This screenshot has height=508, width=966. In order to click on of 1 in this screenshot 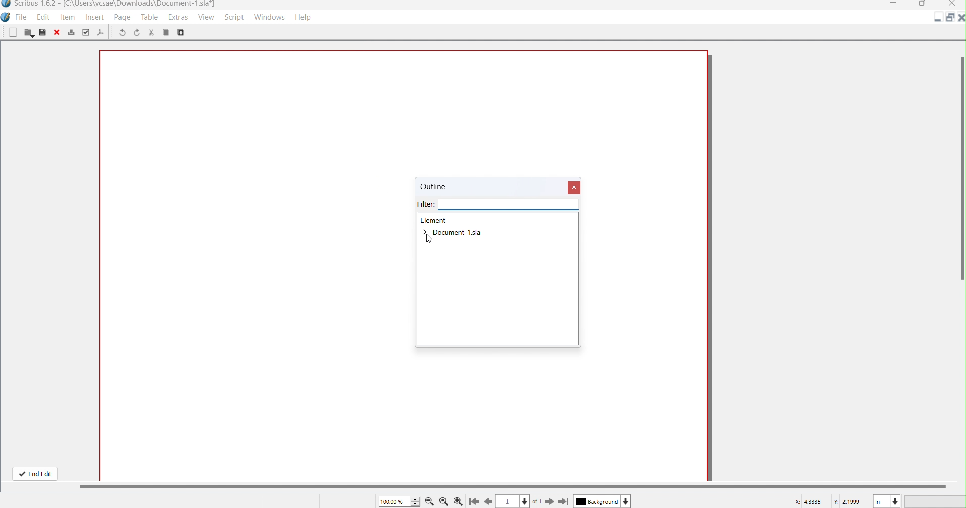, I will do `click(538, 501)`.